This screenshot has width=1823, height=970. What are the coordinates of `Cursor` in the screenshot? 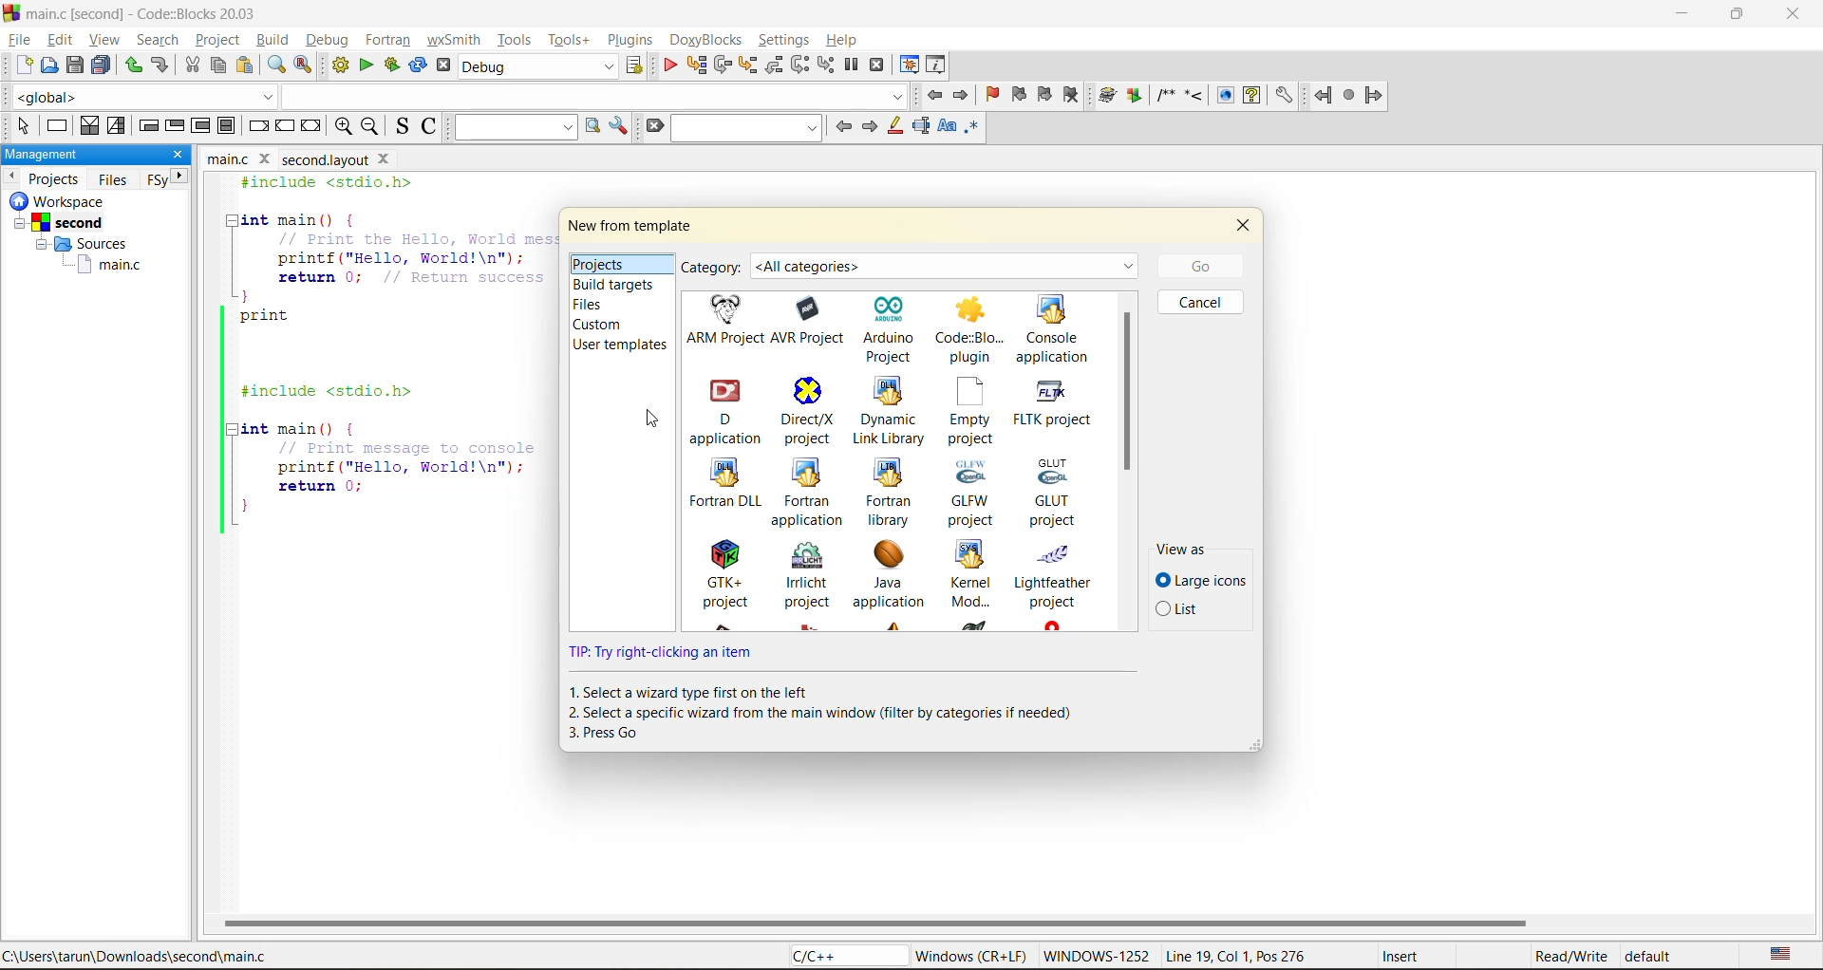 It's located at (651, 420).